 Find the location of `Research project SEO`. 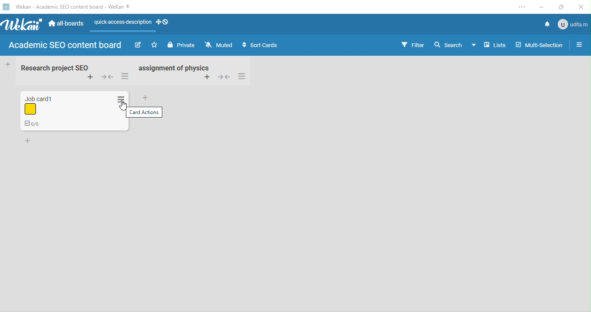

Research project SEO is located at coordinates (53, 68).